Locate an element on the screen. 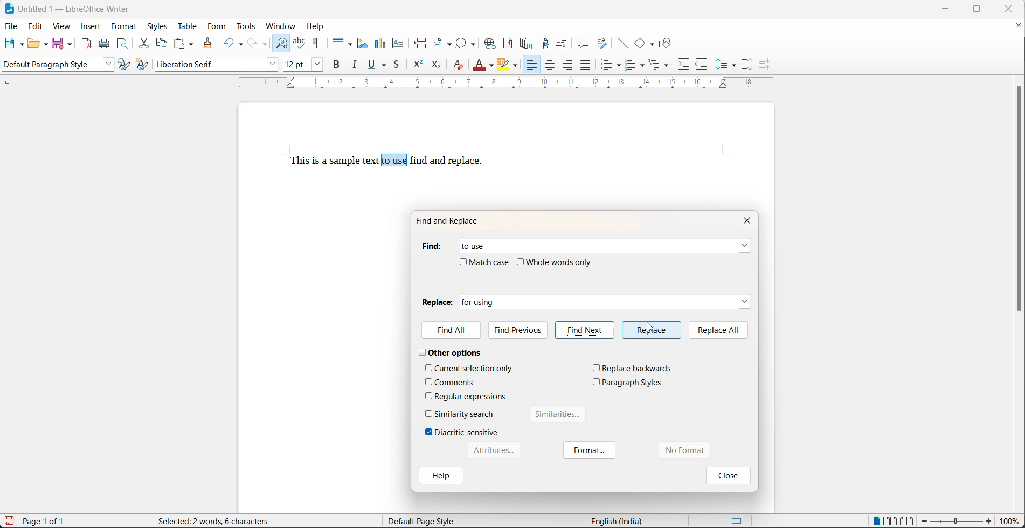 The height and width of the screenshot is (528, 1025). window is located at coordinates (282, 26).